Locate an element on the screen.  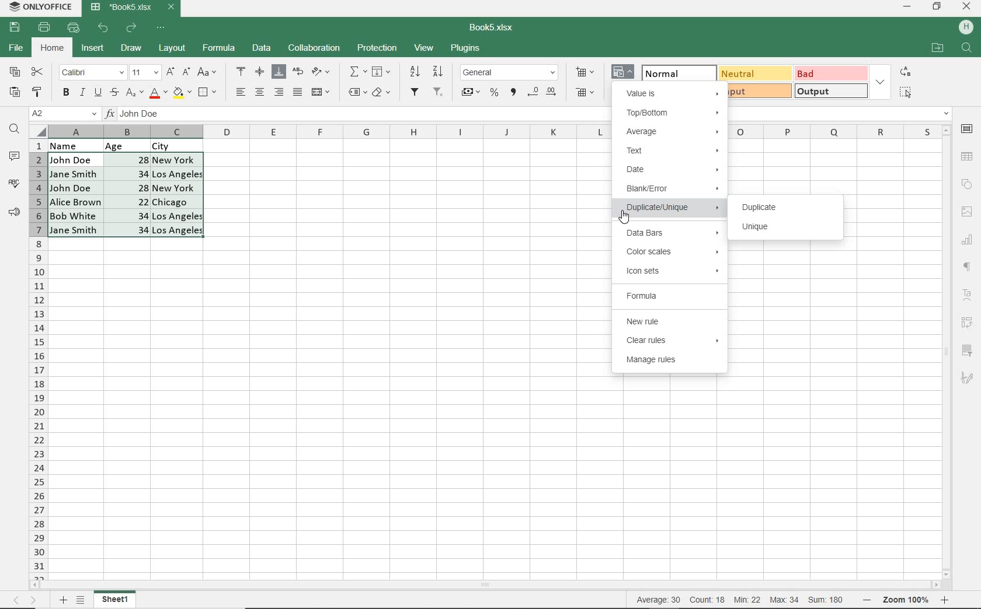
REDO is located at coordinates (133, 27).